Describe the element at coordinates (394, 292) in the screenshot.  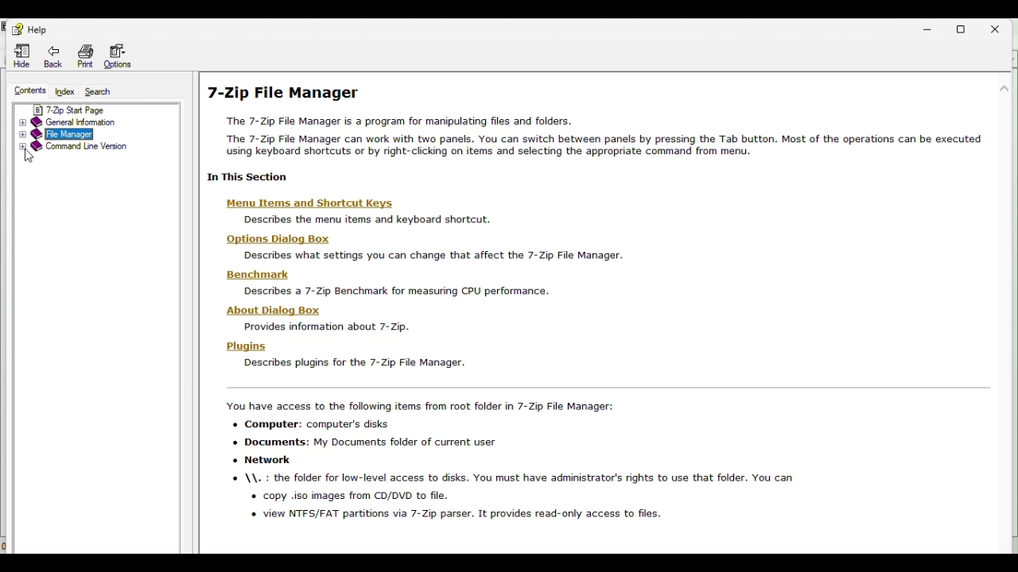
I see `Describes a 7-Zip Benchmark for measuring CPU performance.` at that location.